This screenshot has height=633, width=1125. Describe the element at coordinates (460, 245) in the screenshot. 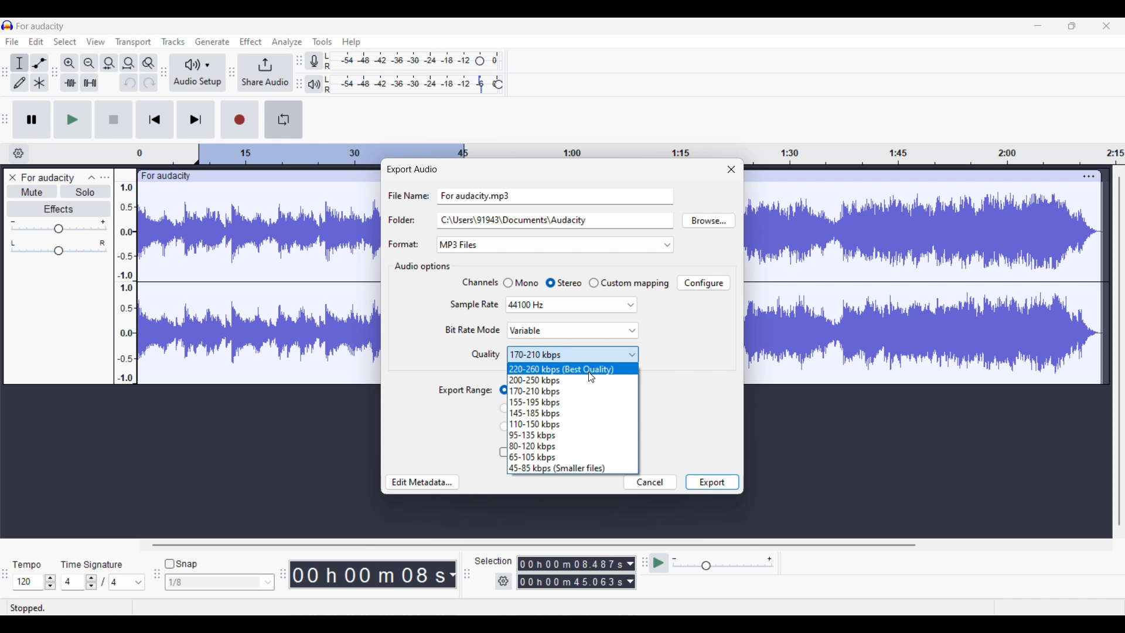

I see `Format changed to selection` at that location.